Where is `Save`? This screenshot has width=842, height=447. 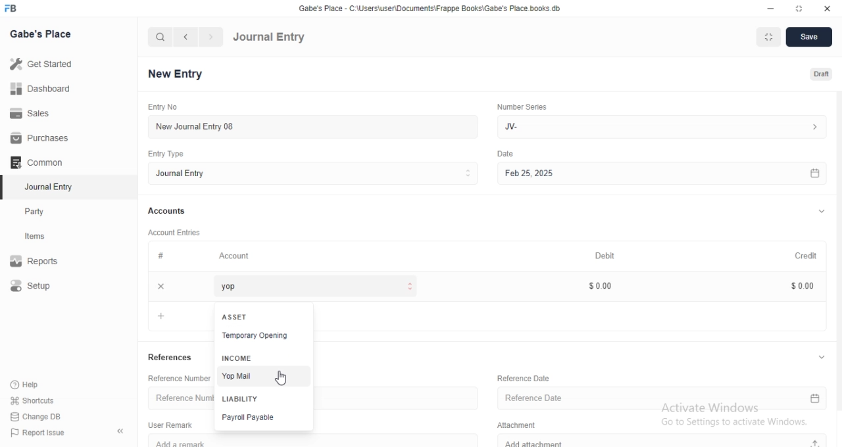 Save is located at coordinates (810, 37).